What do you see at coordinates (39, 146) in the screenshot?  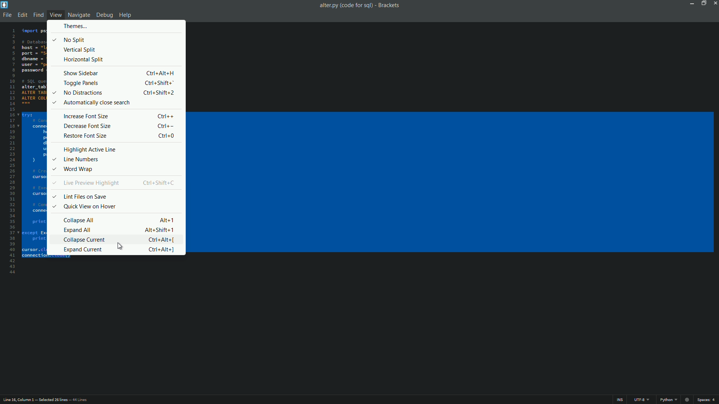 I see `code is selected` at bounding box center [39, 146].